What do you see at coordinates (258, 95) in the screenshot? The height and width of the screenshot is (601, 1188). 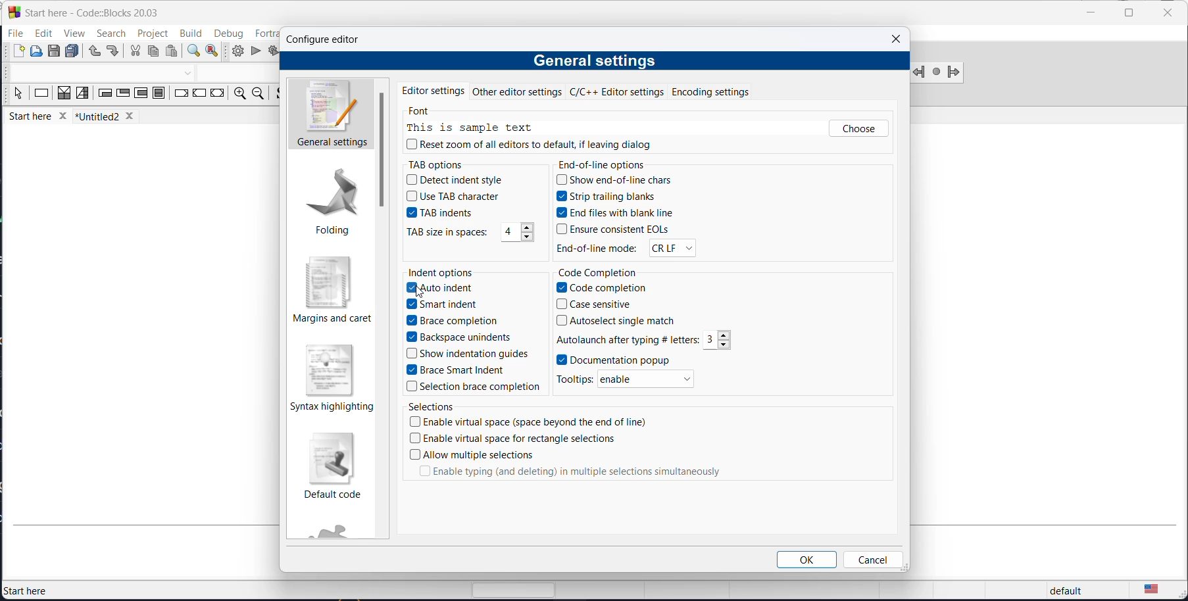 I see `zoom out` at bounding box center [258, 95].